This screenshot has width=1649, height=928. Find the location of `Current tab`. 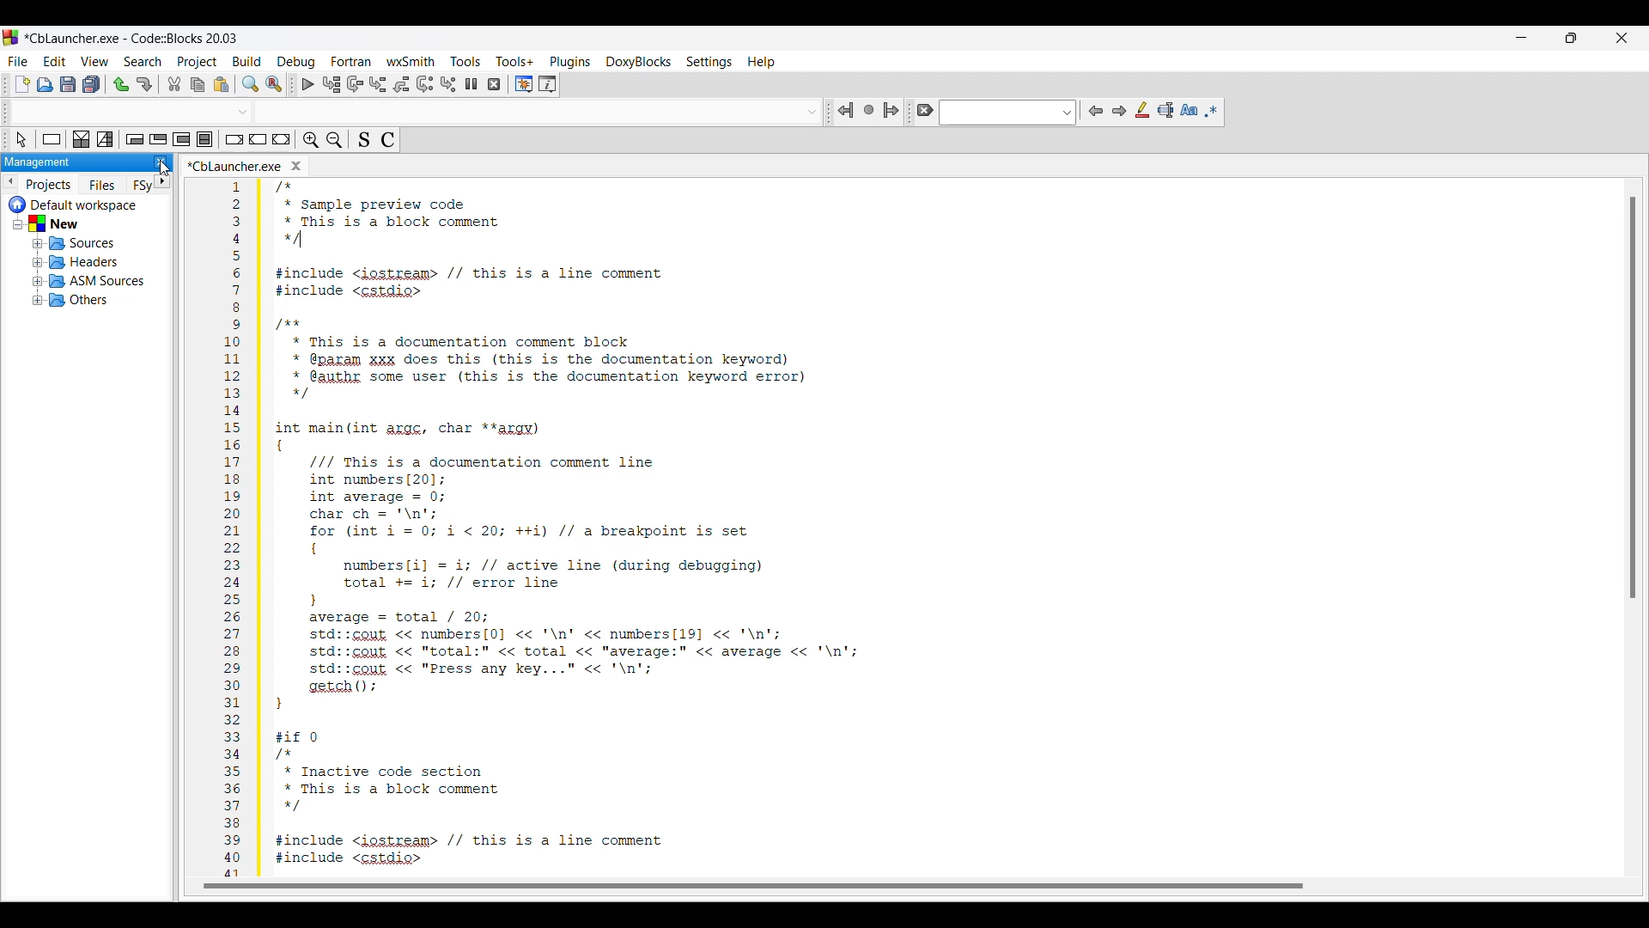

Current tab is located at coordinates (235, 165).